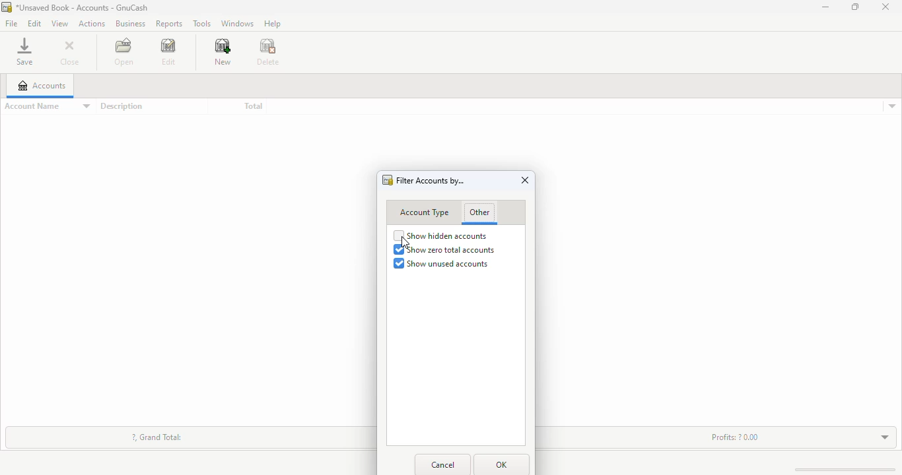  What do you see at coordinates (855, 7) in the screenshot?
I see `maximize` at bounding box center [855, 7].